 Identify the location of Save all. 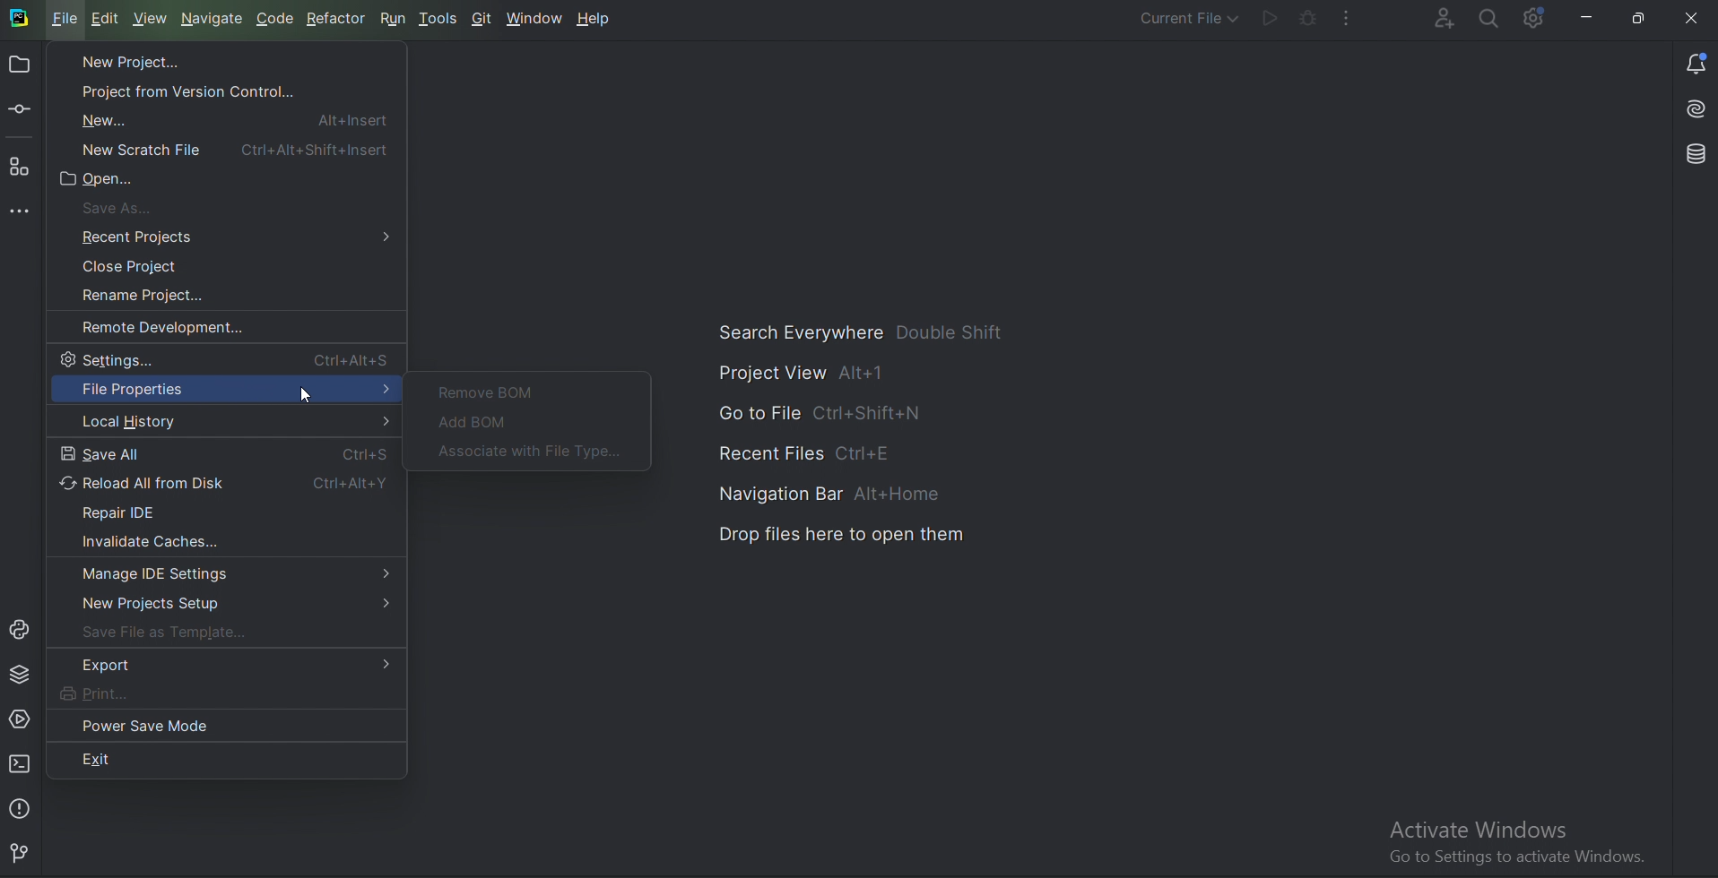
(226, 453).